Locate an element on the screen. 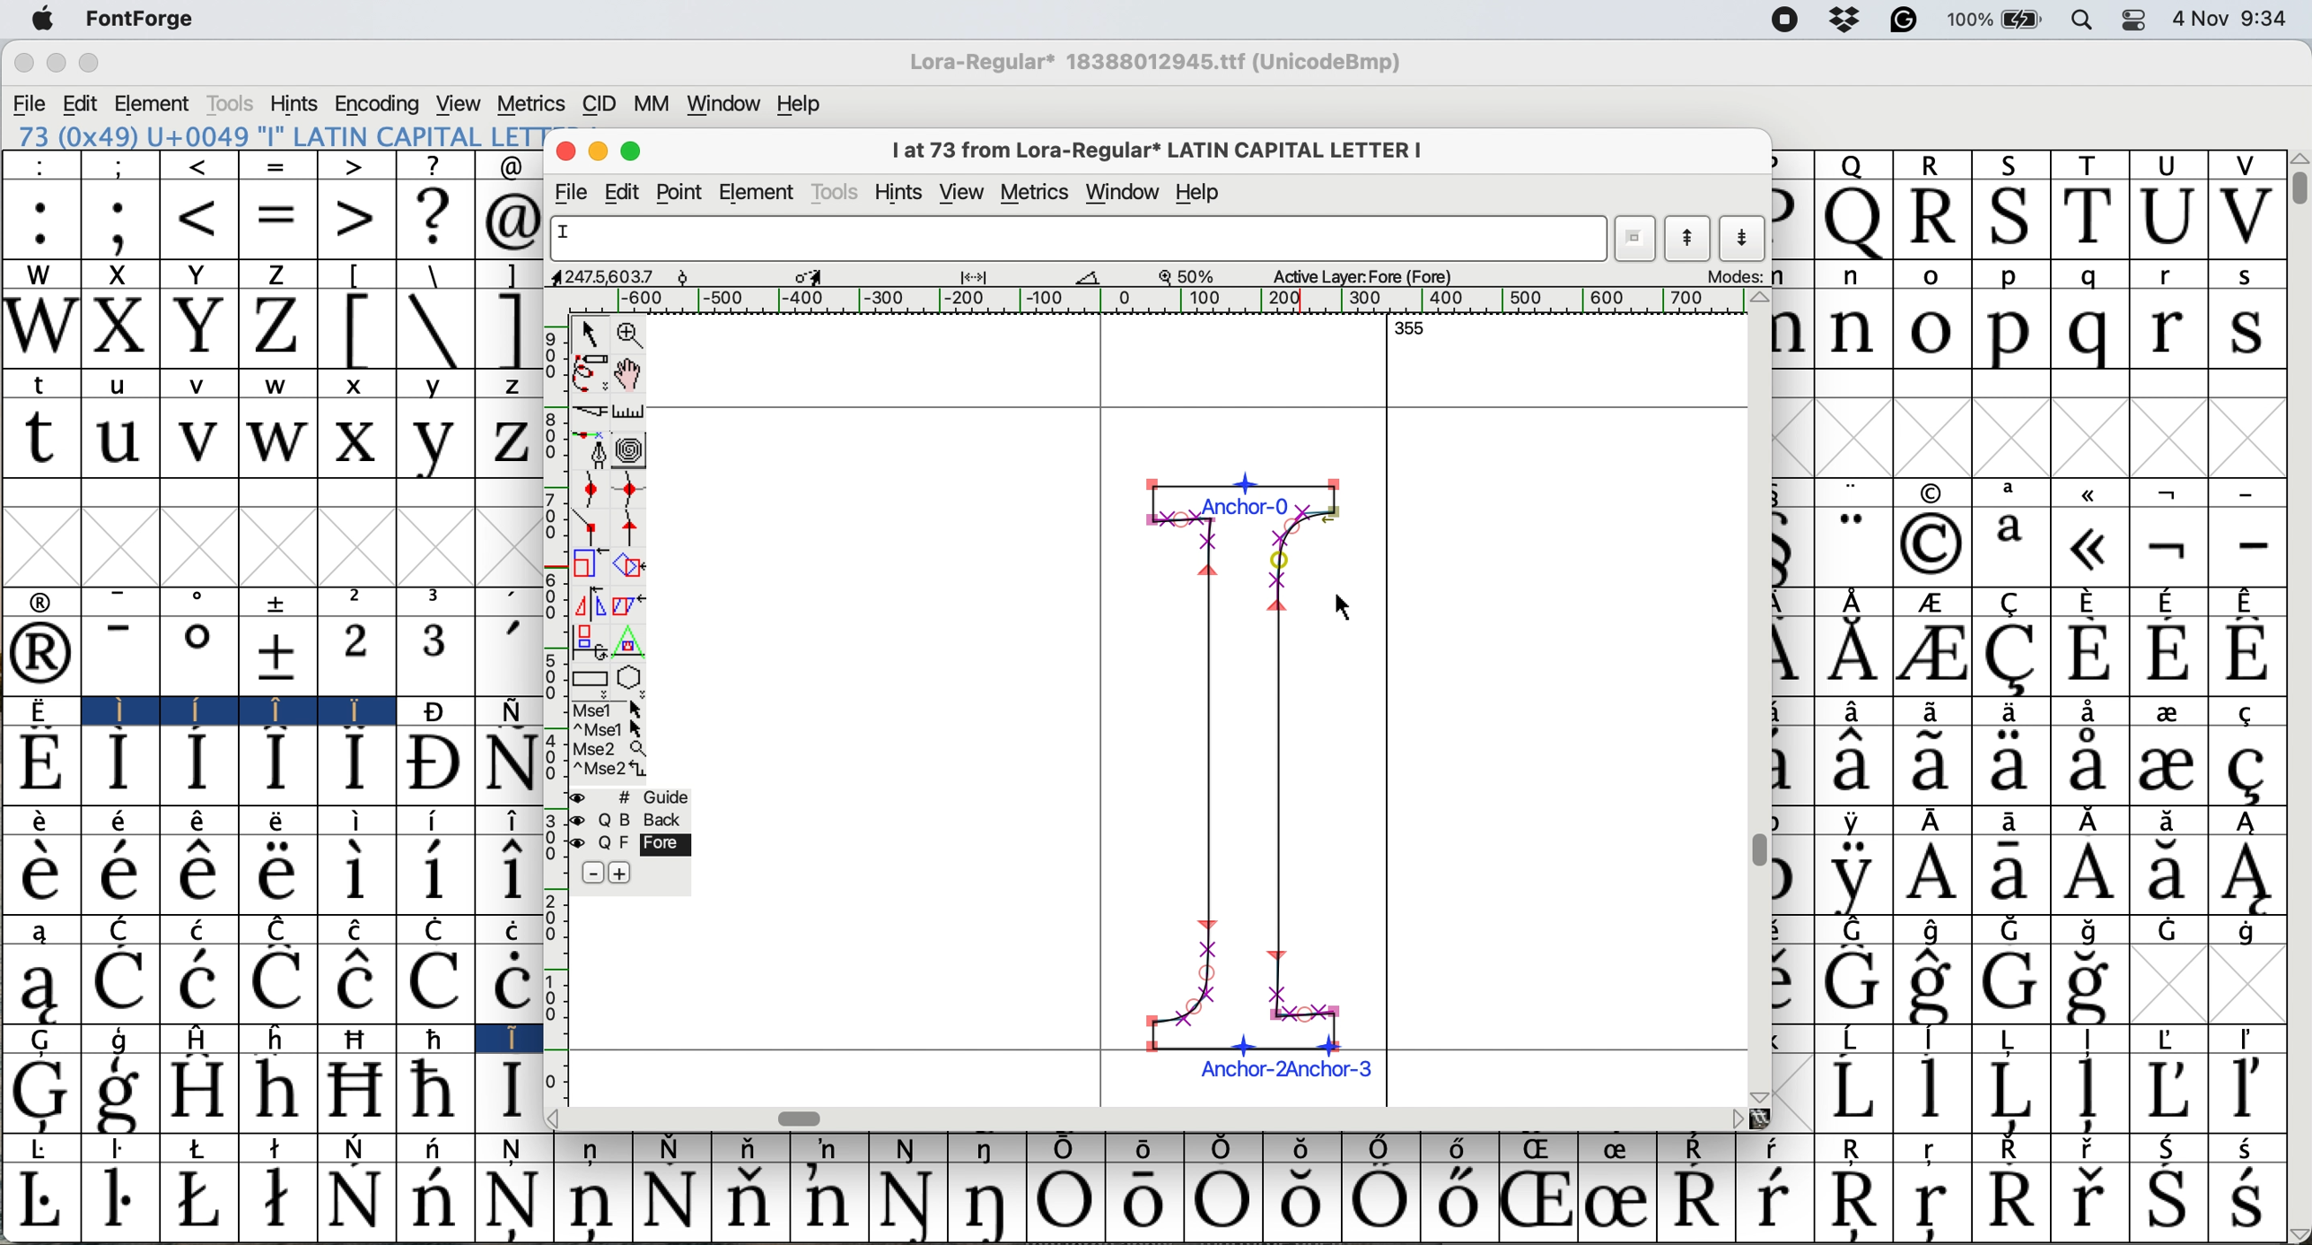 Image resolution: width=2312 pixels, height=1245 pixels. - is located at coordinates (2249, 546).